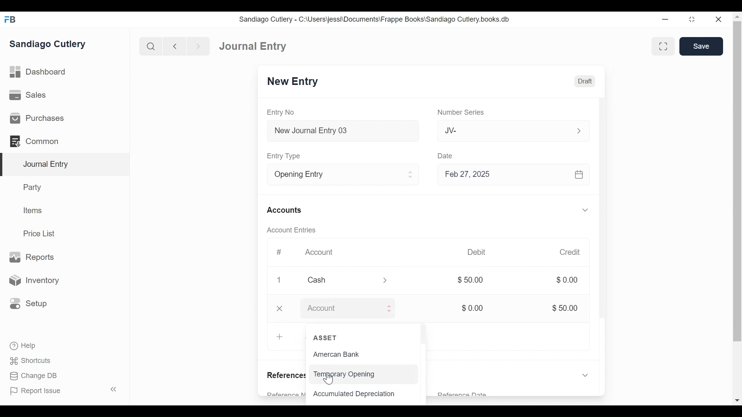  Describe the element at coordinates (694, 19) in the screenshot. I see `Restore` at that location.